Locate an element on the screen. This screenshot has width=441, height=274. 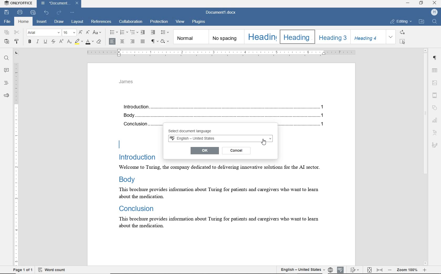
font size is located at coordinates (69, 33).